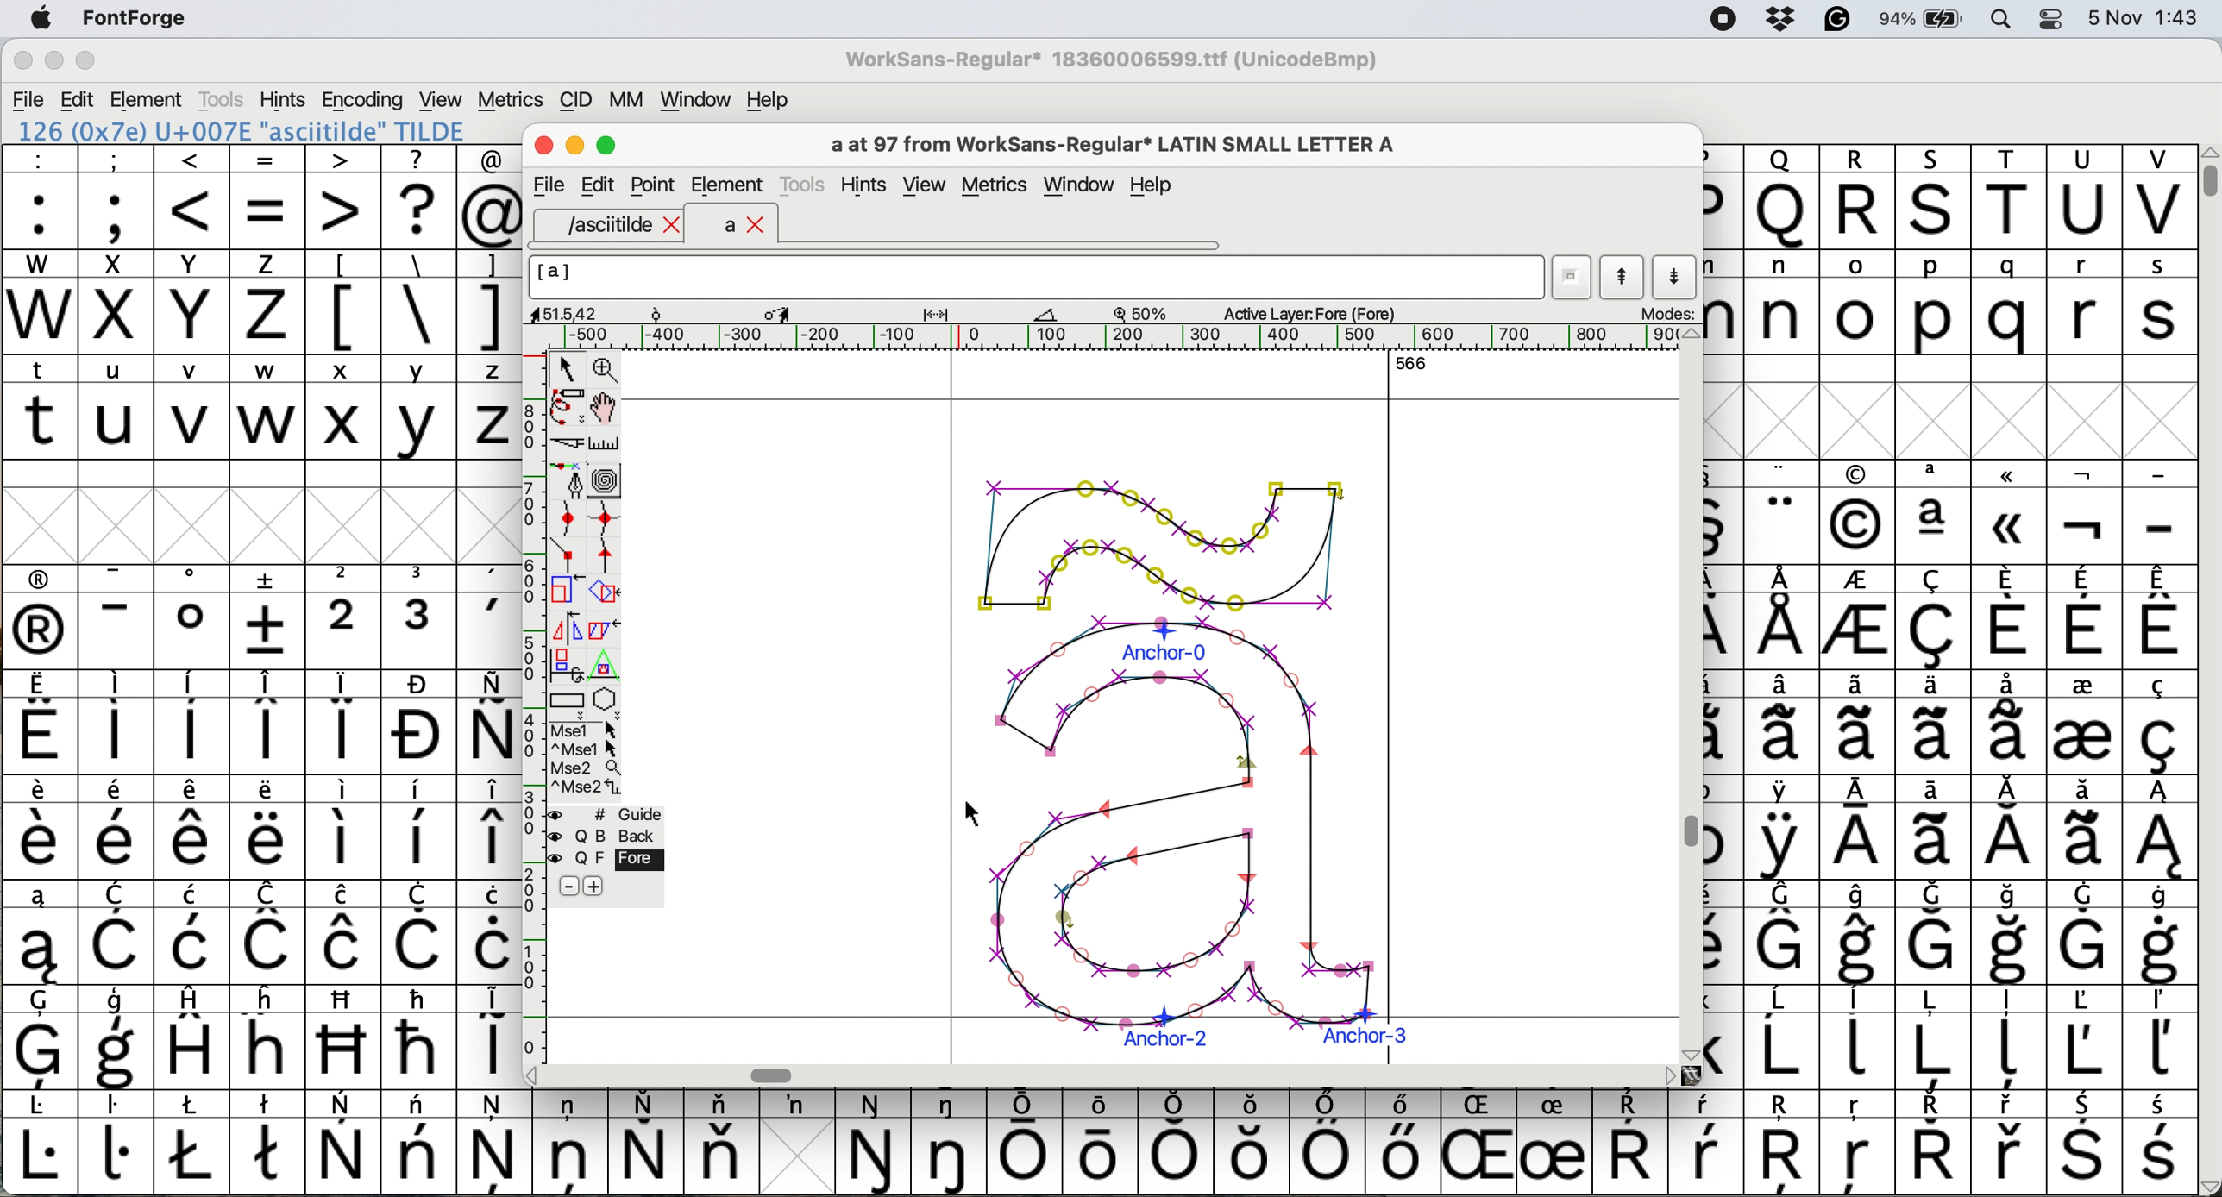  Describe the element at coordinates (645, 1142) in the screenshot. I see `symbol` at that location.